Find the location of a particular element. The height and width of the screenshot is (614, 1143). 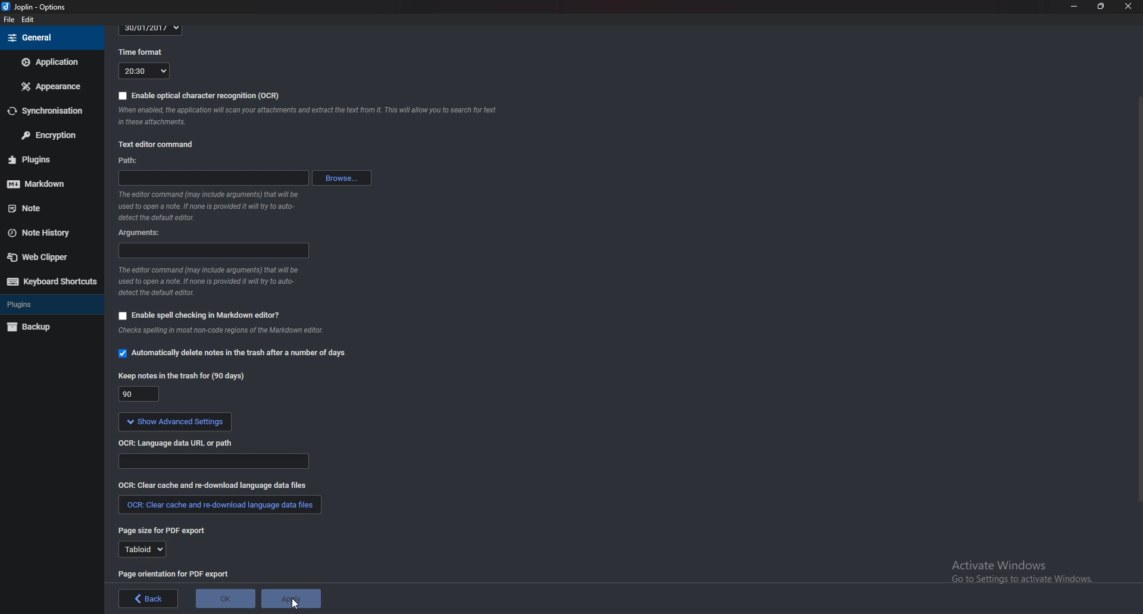

Keep notes in the trash for is located at coordinates (185, 376).